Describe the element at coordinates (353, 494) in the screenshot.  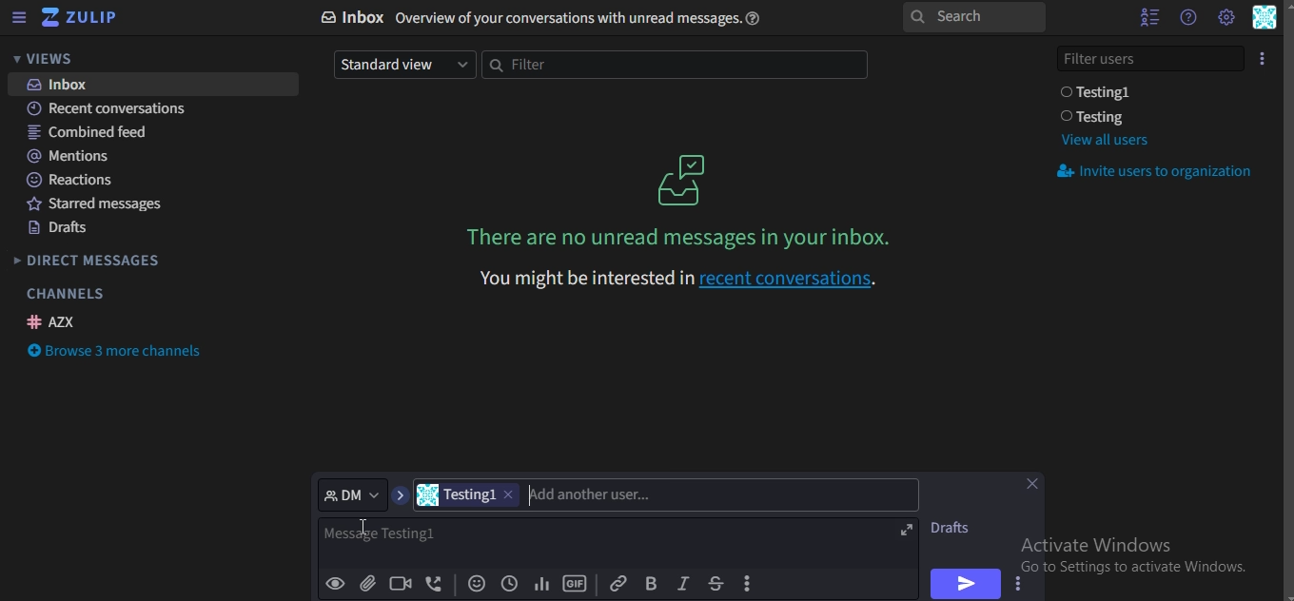
I see `DM` at that location.